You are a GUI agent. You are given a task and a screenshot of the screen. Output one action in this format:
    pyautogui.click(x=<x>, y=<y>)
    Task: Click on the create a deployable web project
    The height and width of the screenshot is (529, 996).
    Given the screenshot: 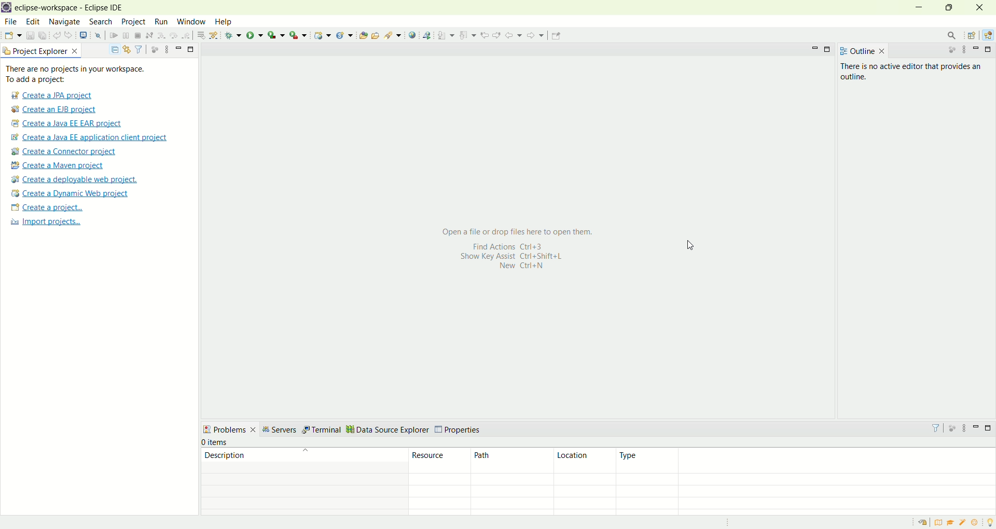 What is the action you would take?
    pyautogui.click(x=75, y=179)
    